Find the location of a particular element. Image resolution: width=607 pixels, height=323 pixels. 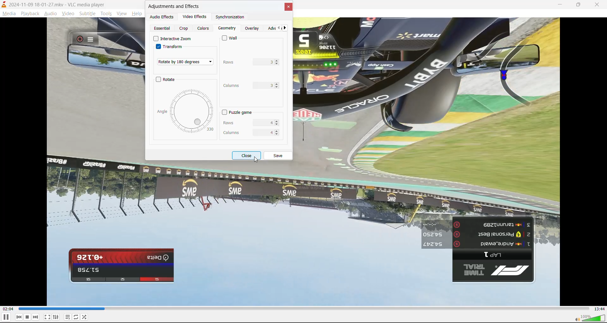

Decrease is located at coordinates (277, 136).